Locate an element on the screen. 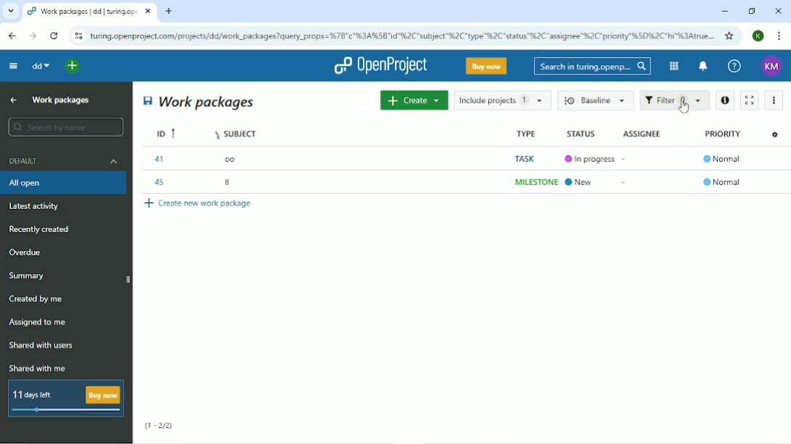 This screenshot has height=444, width=791. Normal is located at coordinates (722, 158).